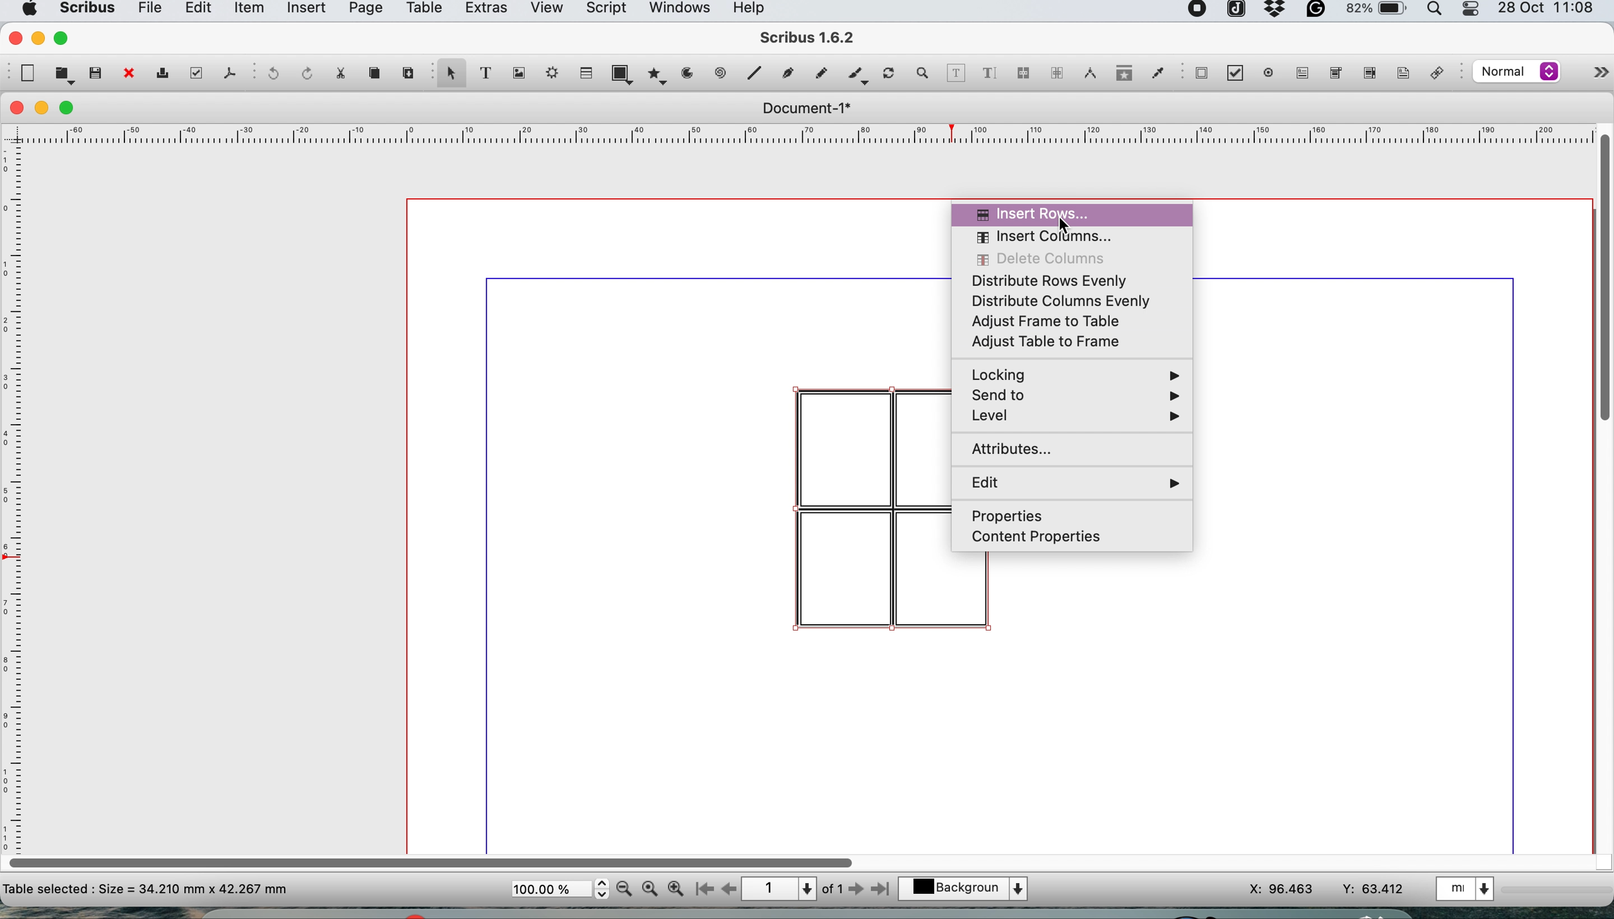  What do you see at coordinates (1300, 73) in the screenshot?
I see `pdf text field` at bounding box center [1300, 73].